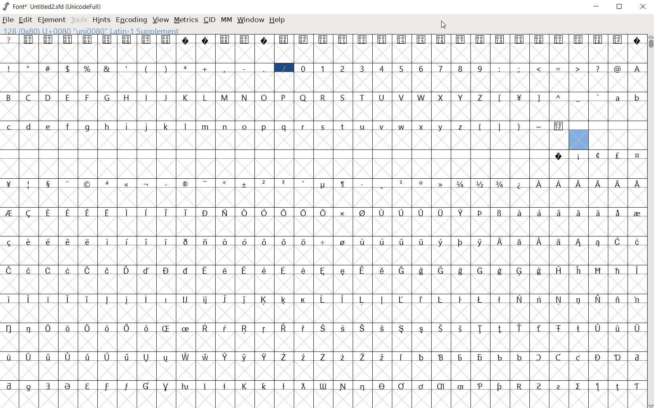 The width and height of the screenshot is (654, 408). What do you see at coordinates (519, 357) in the screenshot?
I see `glyph` at bounding box center [519, 357].